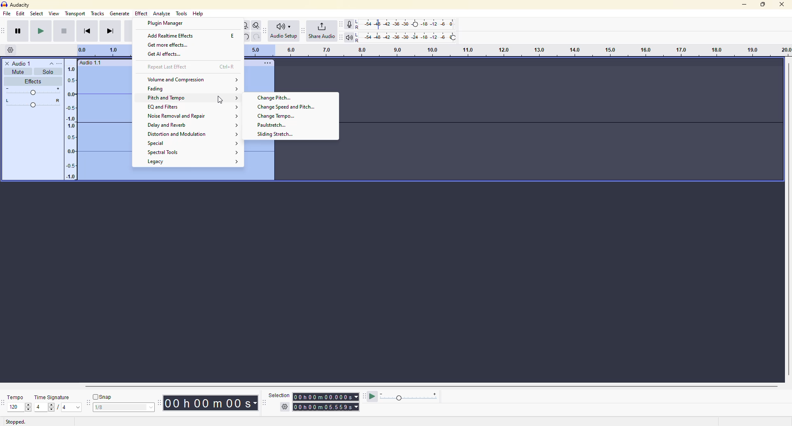 The height and width of the screenshot is (426, 792). Describe the element at coordinates (326, 395) in the screenshot. I see `time` at that location.